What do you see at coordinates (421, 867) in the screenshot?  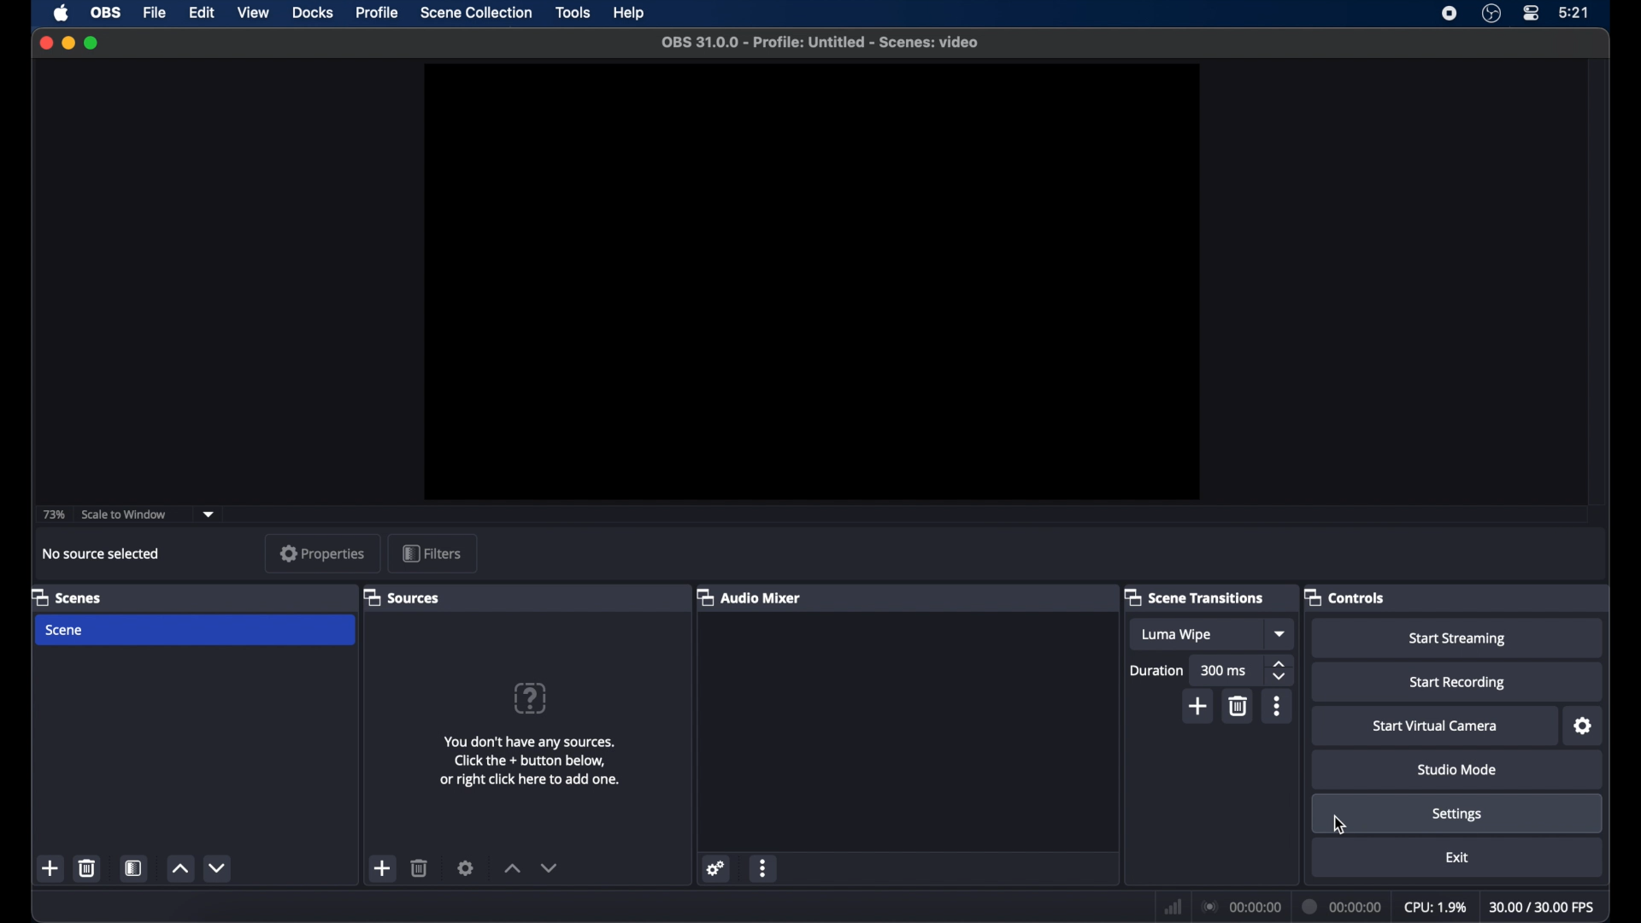 I see `delete` at bounding box center [421, 867].